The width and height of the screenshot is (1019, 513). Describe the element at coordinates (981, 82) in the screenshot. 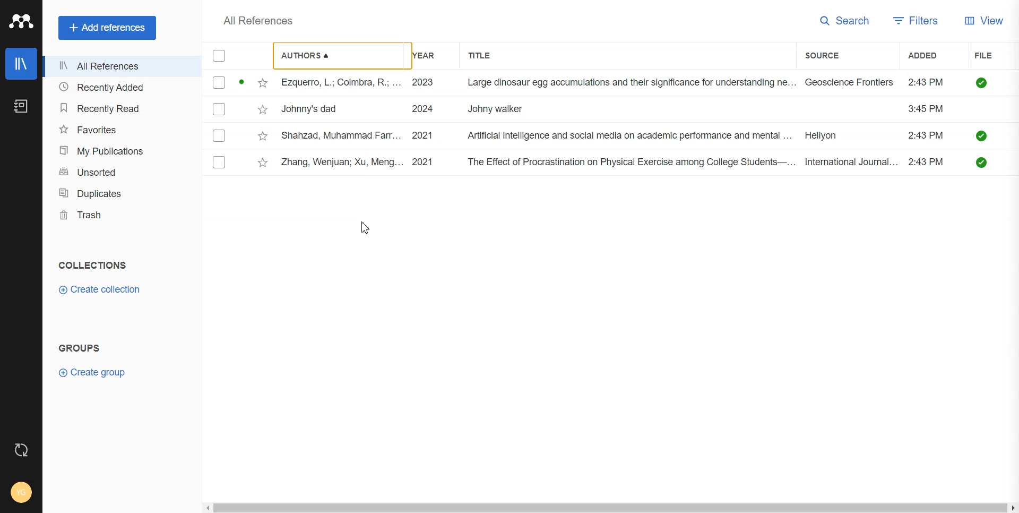

I see `download Check` at that location.